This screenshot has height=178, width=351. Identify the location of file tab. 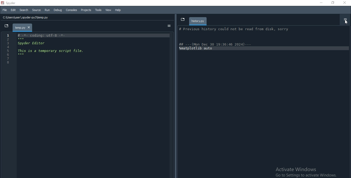
(22, 27).